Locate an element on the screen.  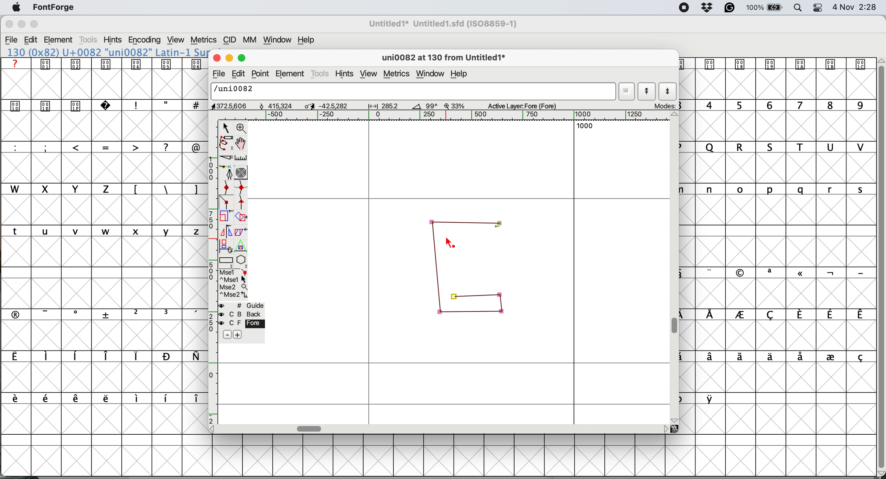
dimensions is located at coordinates (320, 105).